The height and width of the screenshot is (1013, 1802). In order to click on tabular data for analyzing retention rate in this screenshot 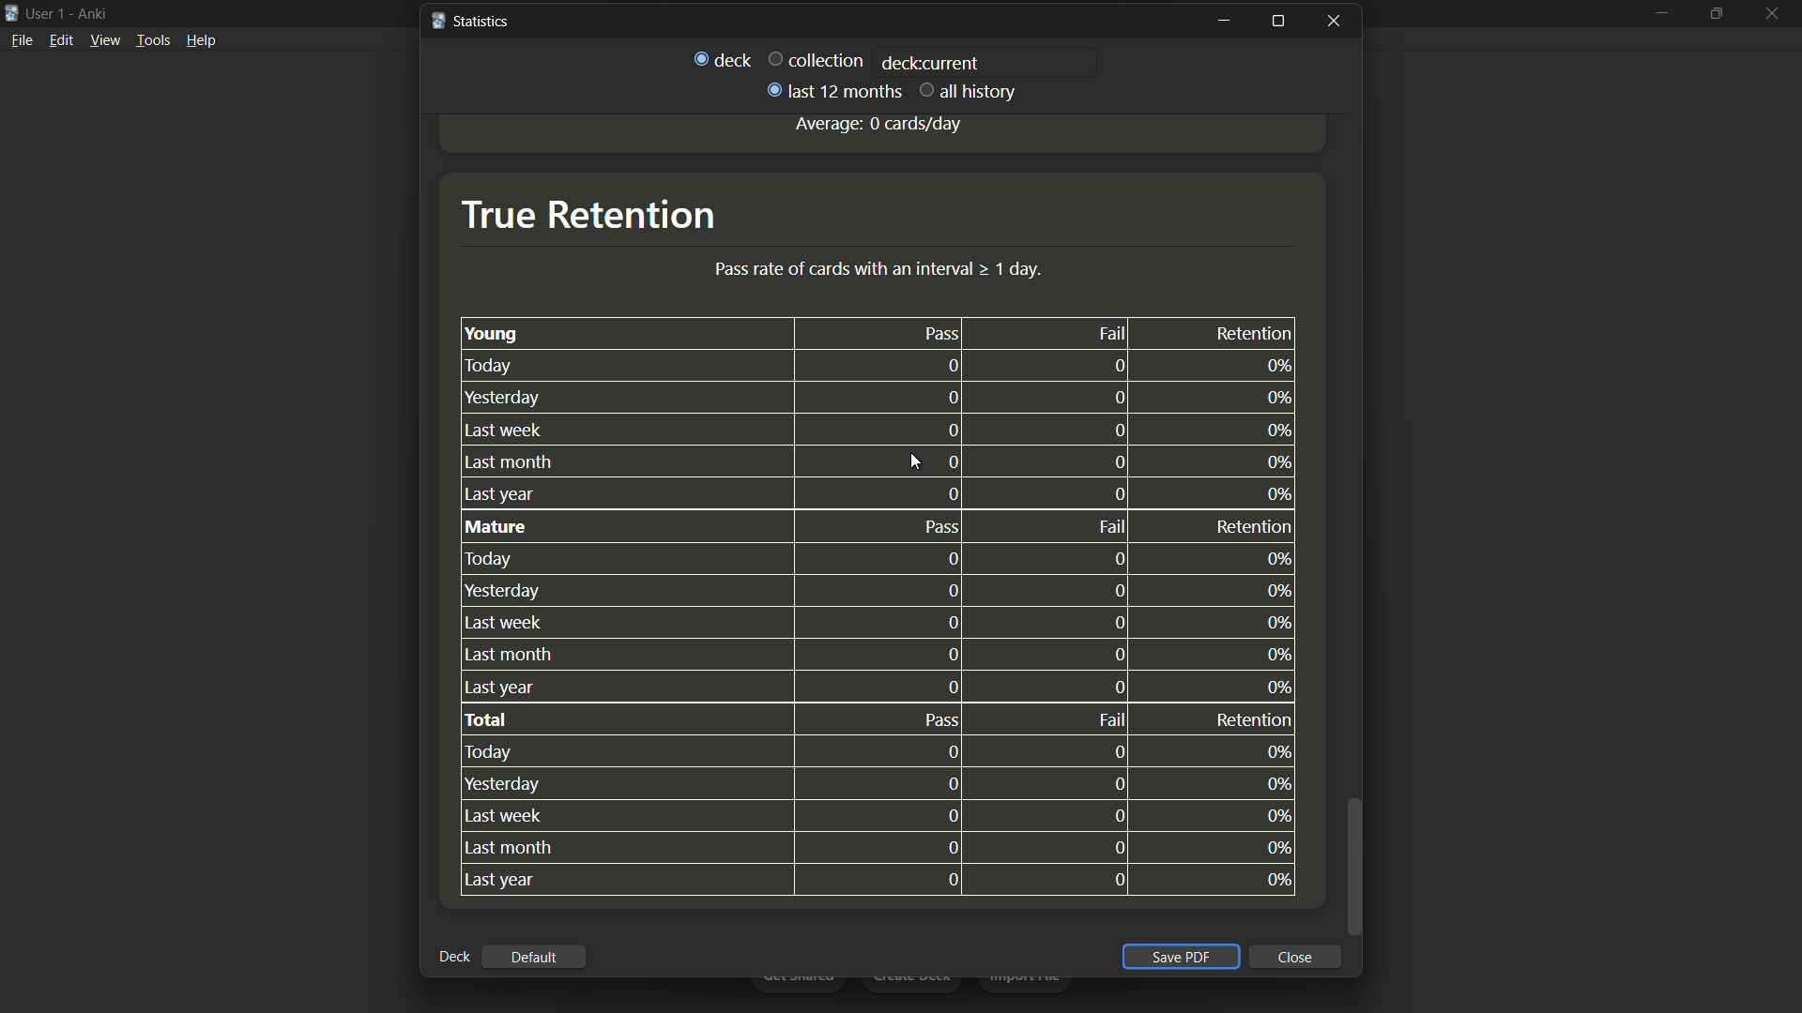, I will do `click(876, 609)`.